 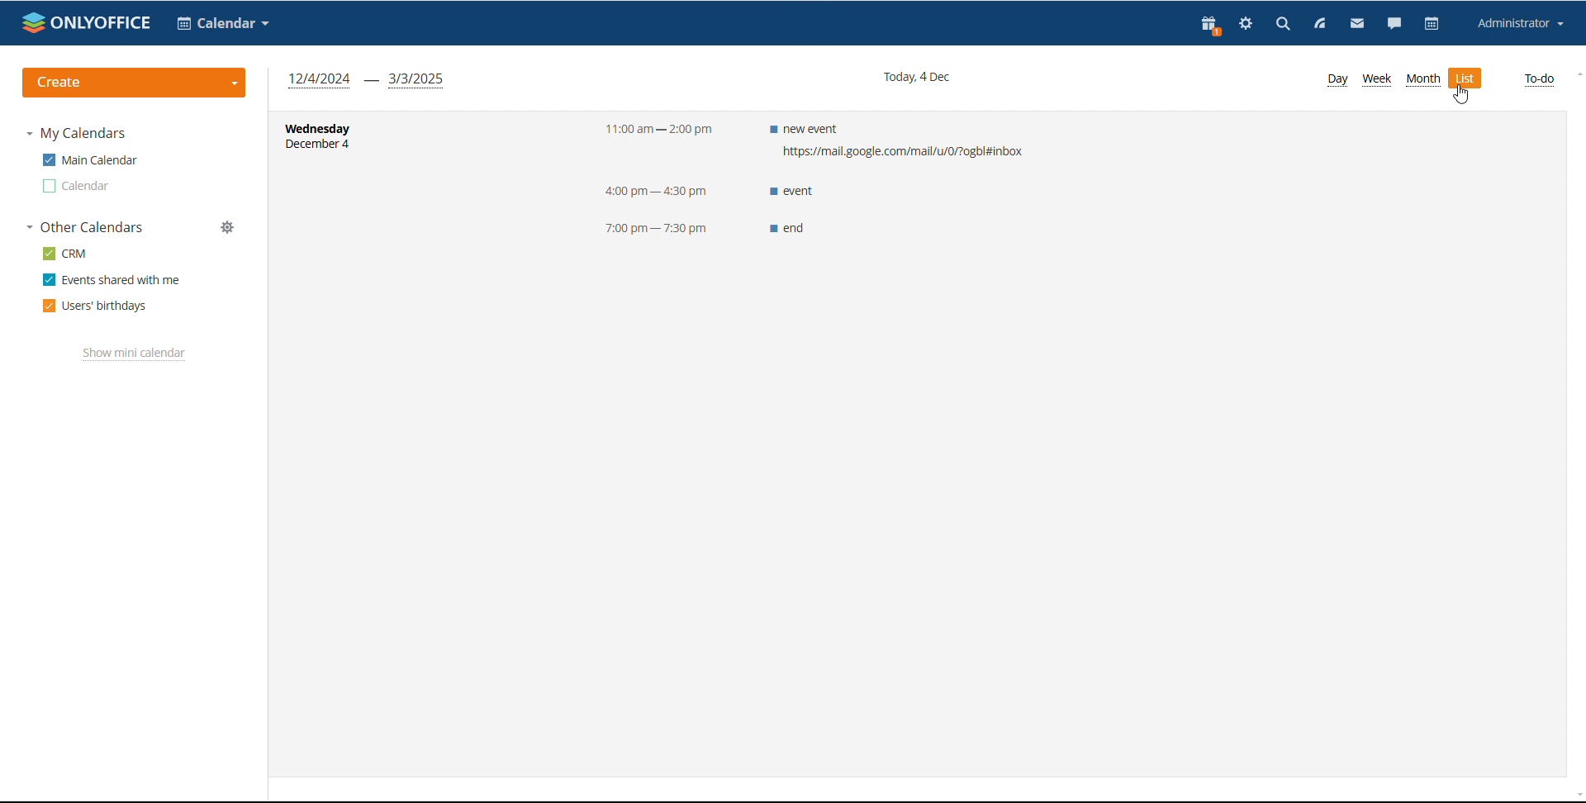 I want to click on month view, so click(x=1422, y=78).